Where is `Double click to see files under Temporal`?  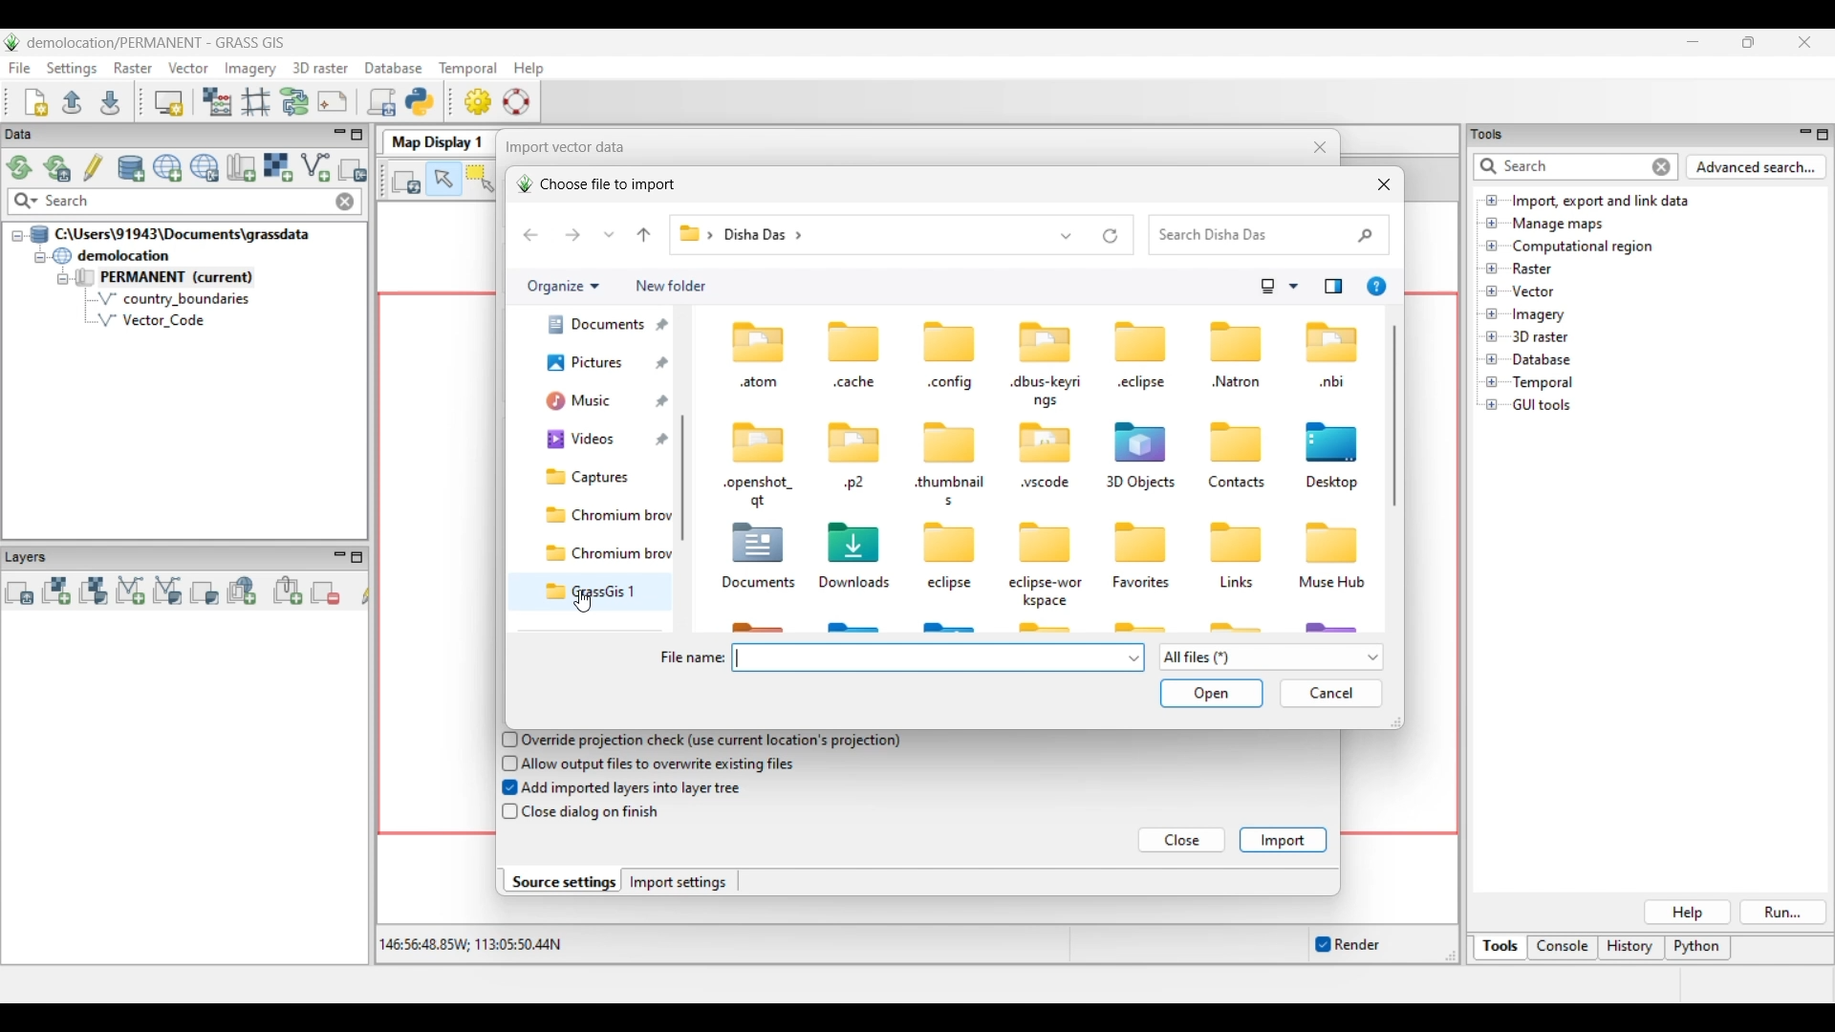
Double click to see files under Temporal is located at coordinates (1543, 383).